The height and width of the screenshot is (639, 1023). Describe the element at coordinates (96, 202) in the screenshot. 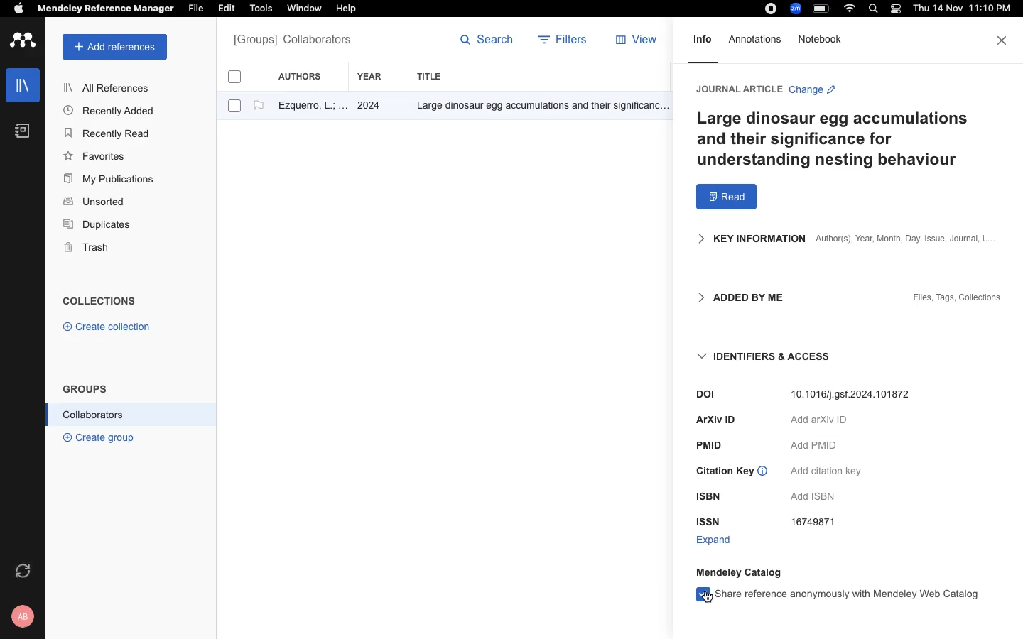

I see `Unsorted` at that location.